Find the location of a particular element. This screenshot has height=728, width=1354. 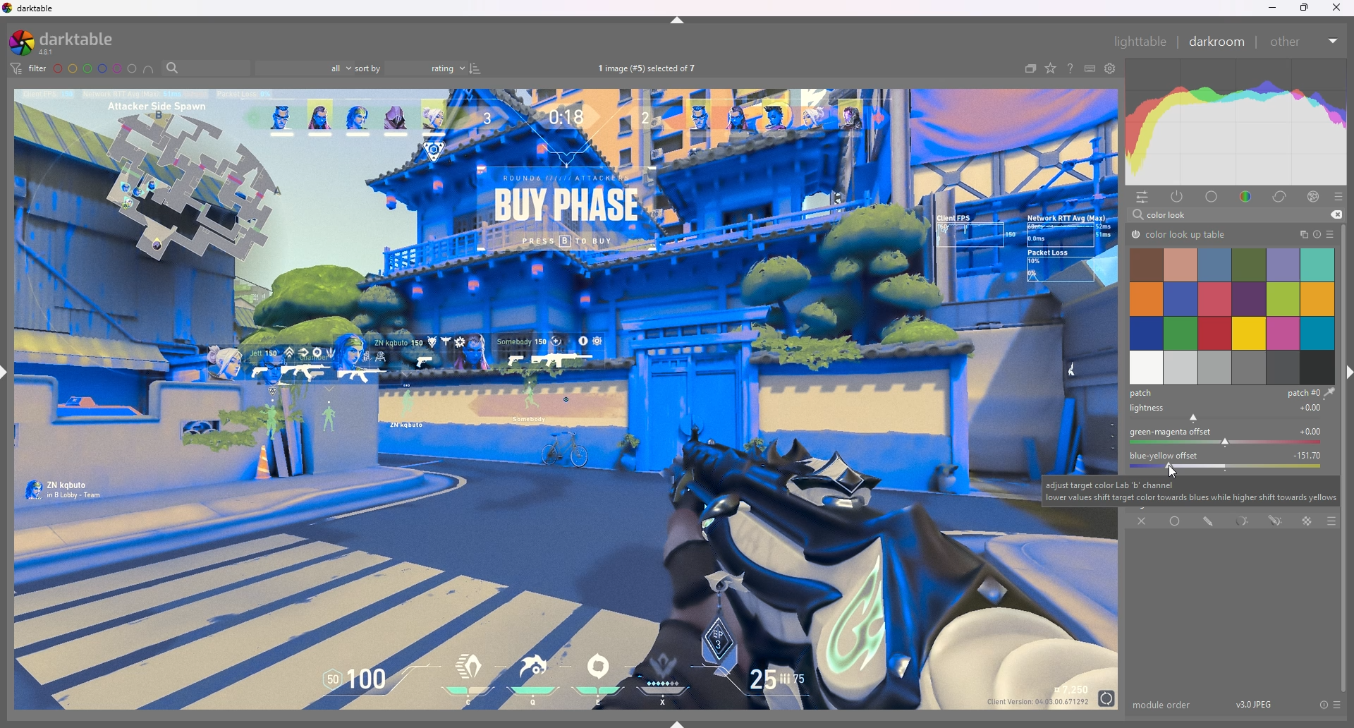

minimize is located at coordinates (1272, 7).